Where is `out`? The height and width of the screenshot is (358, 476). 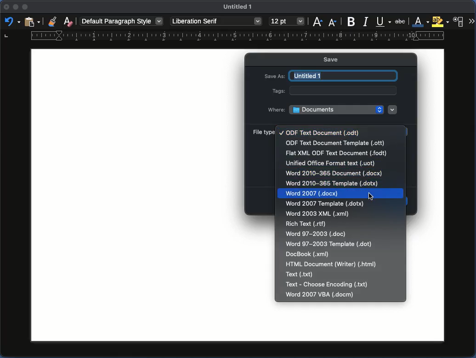 out is located at coordinates (320, 133).